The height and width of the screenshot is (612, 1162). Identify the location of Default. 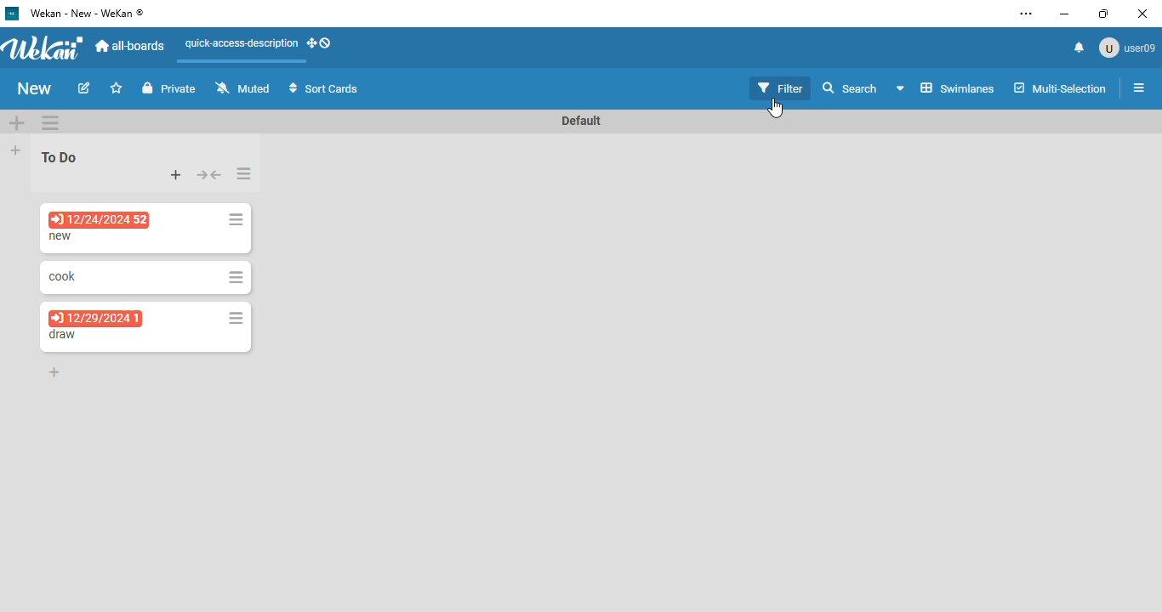
(580, 122).